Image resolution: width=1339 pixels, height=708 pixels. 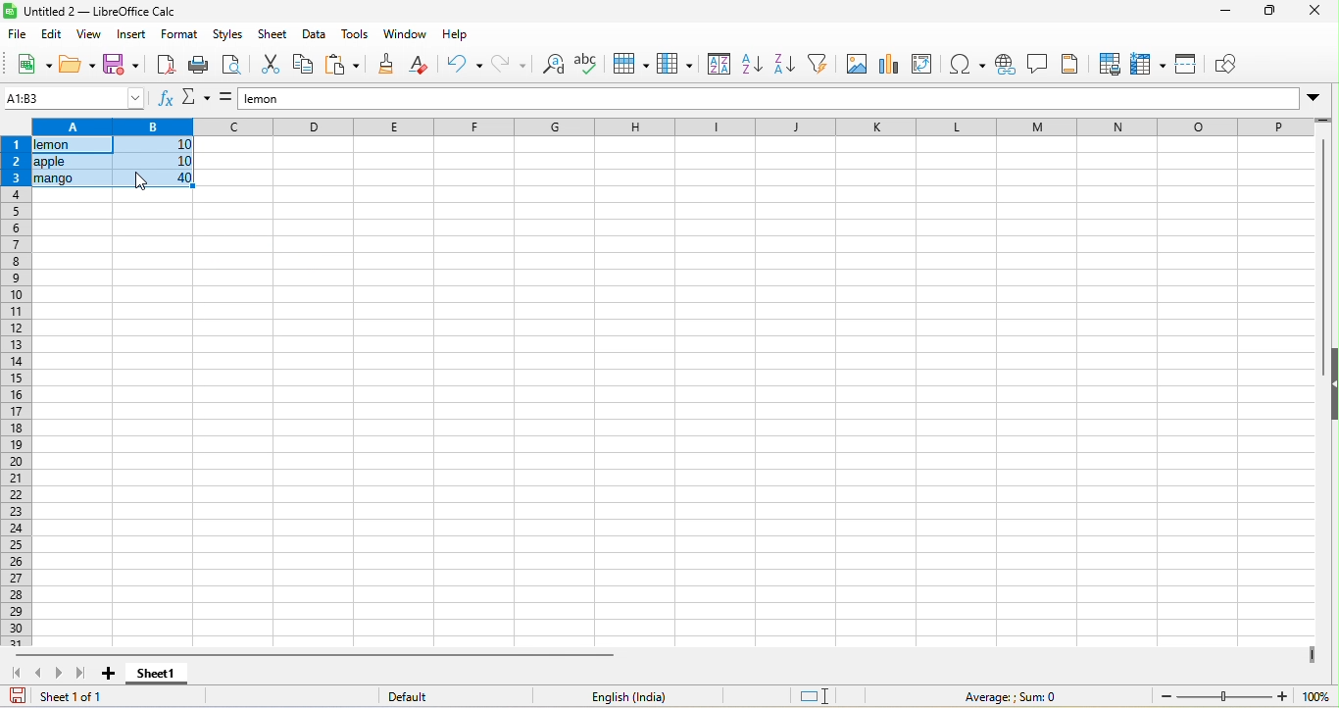 I want to click on rows, so click(x=16, y=391).